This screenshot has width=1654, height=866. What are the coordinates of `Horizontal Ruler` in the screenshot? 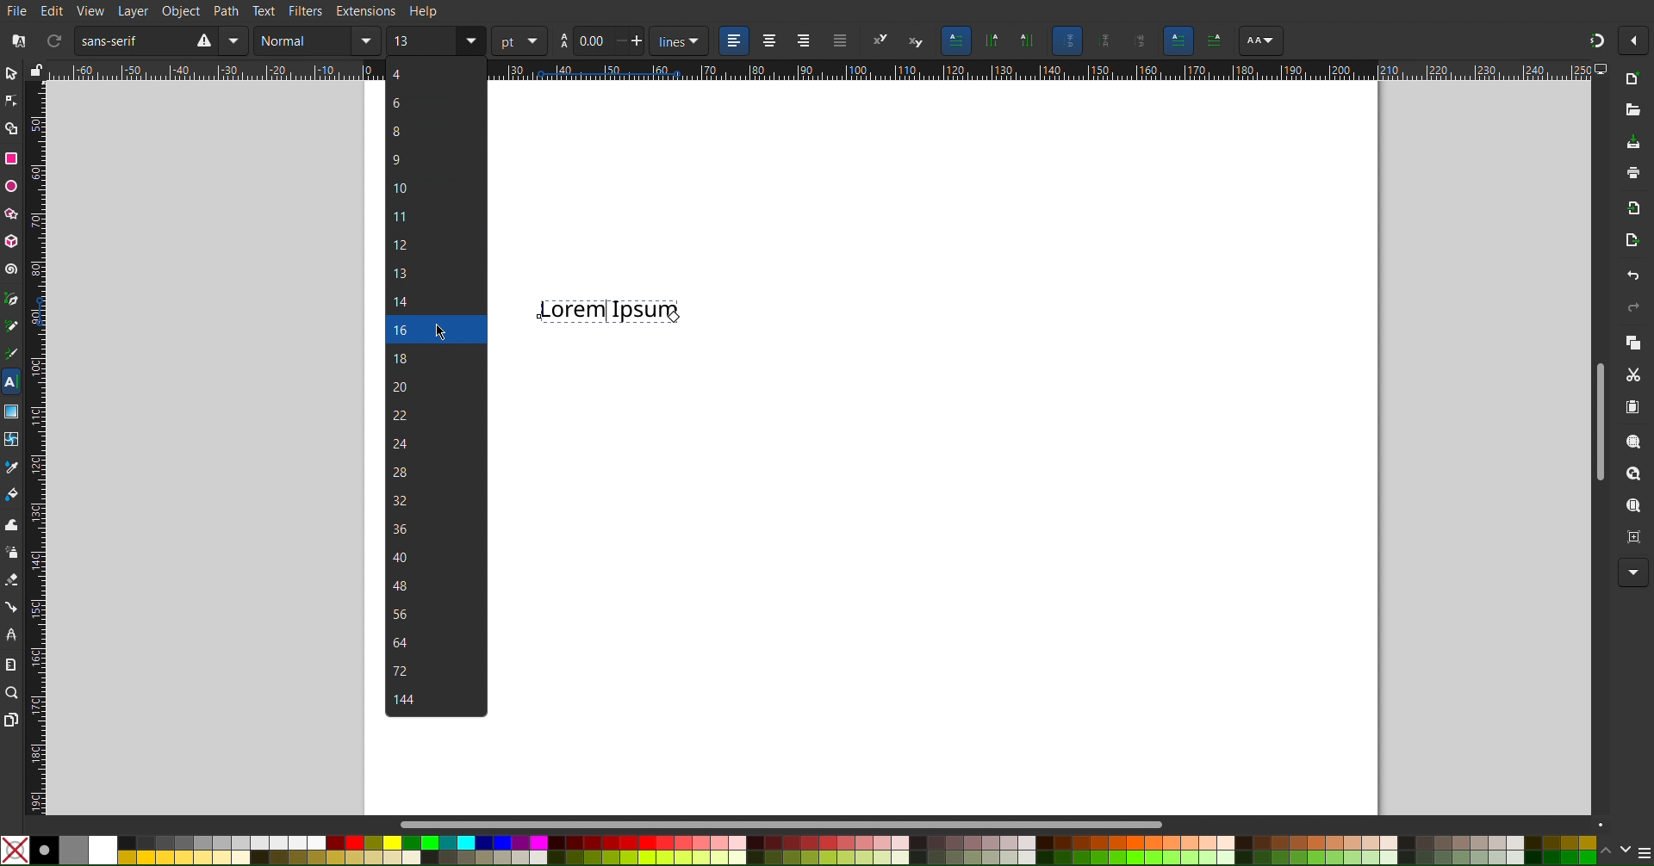 It's located at (1042, 71).